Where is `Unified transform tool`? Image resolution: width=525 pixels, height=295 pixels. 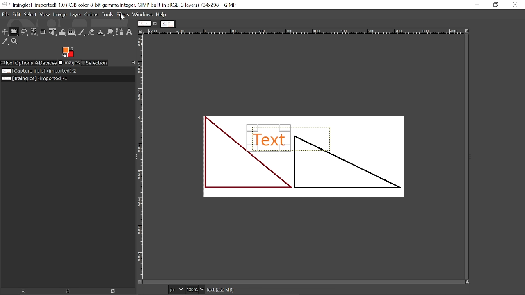 Unified transform tool is located at coordinates (52, 32).